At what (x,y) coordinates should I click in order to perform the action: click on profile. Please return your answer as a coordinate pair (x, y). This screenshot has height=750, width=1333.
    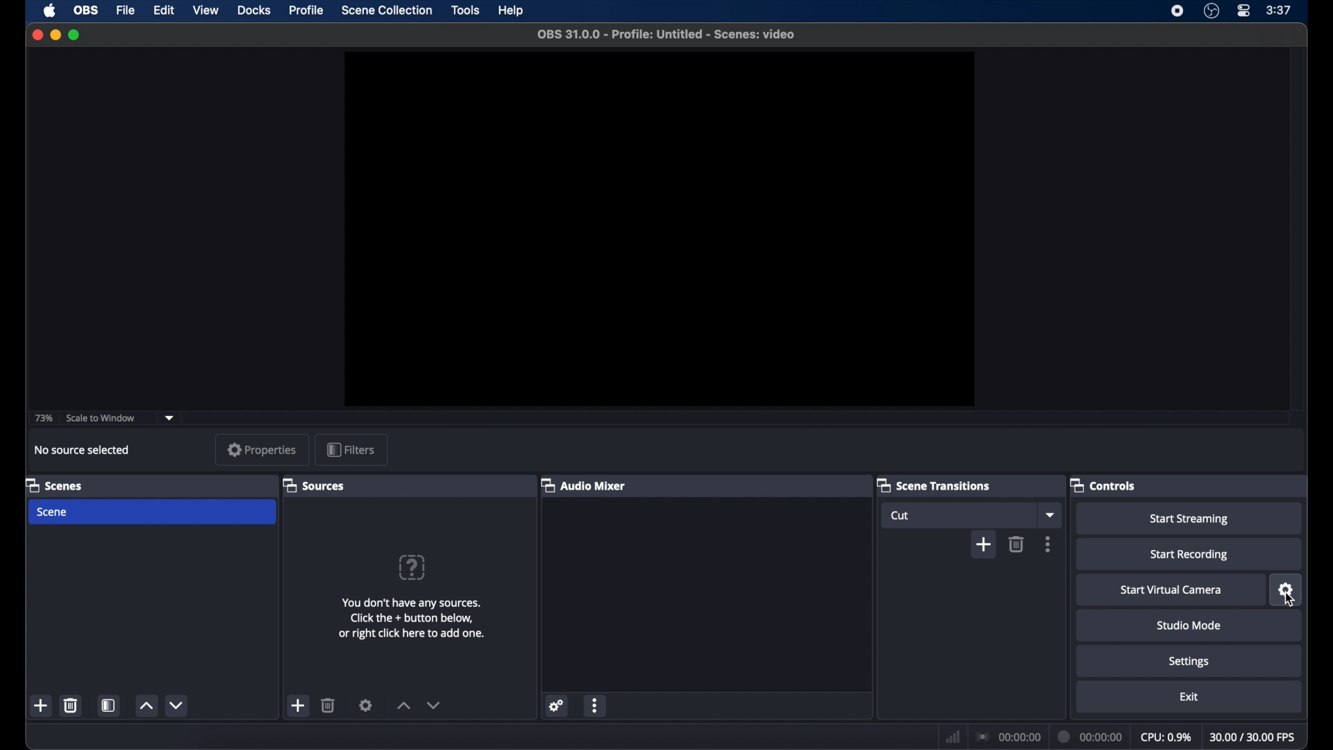
    Looking at the image, I should click on (308, 10).